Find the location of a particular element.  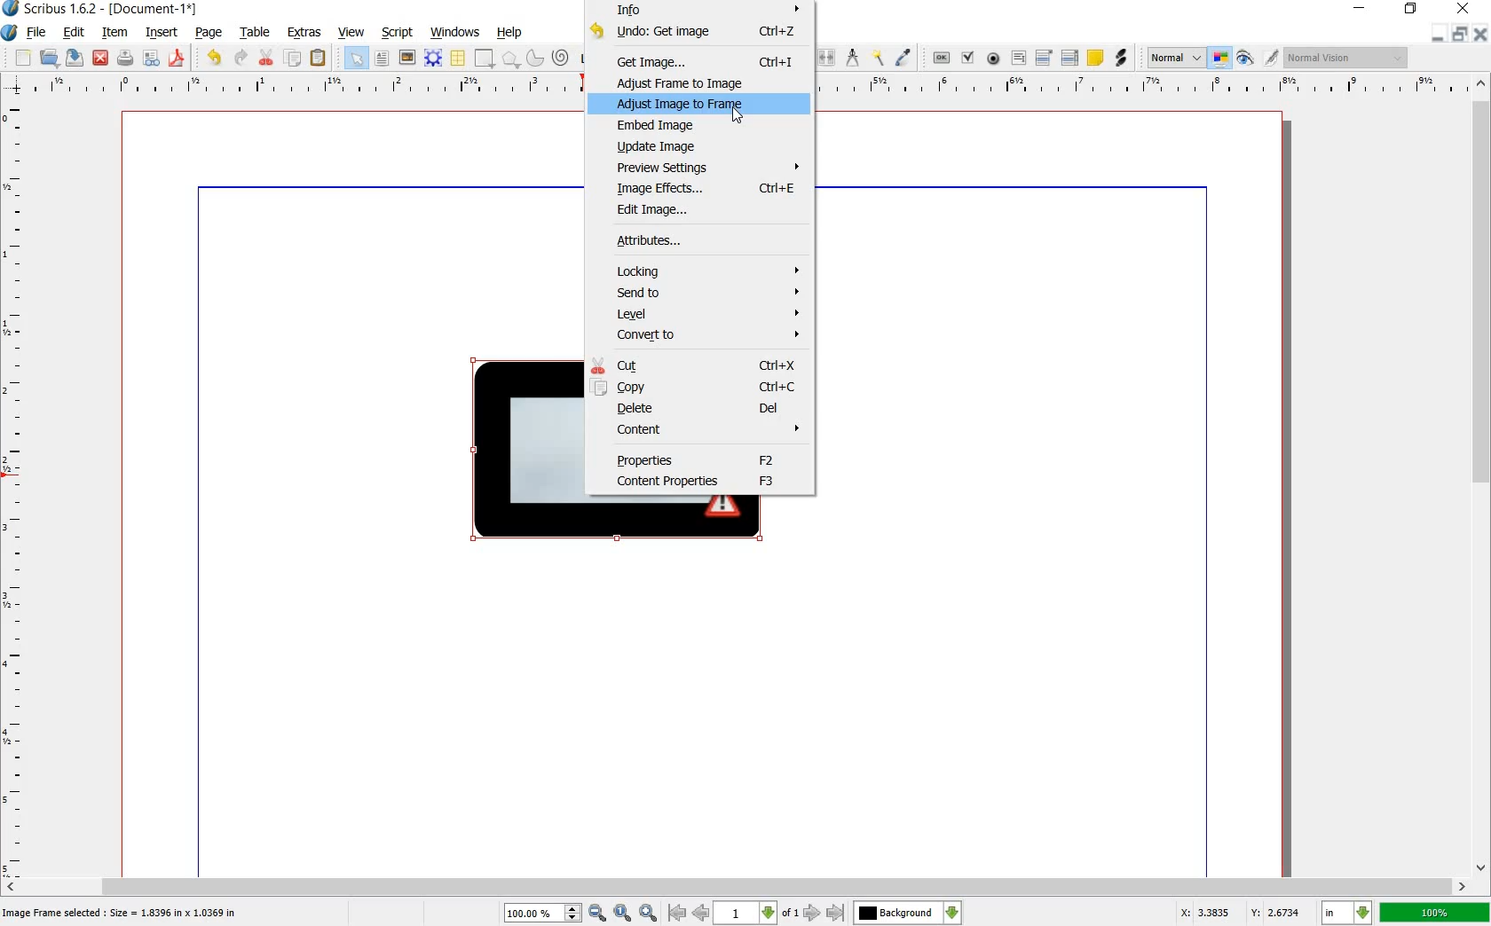

minimize is located at coordinates (1361, 9).